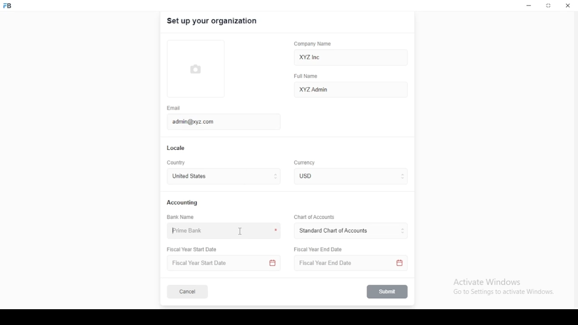 The width and height of the screenshot is (578, 325). I want to click on Chart of Accounts, so click(313, 217).